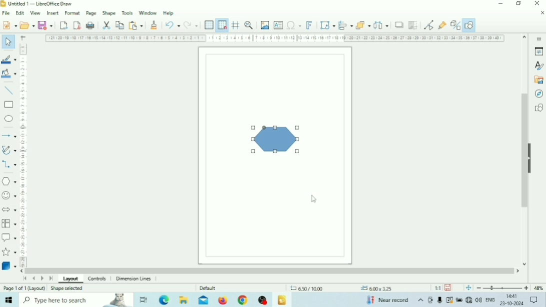 This screenshot has height=307, width=546. Describe the element at coordinates (9, 299) in the screenshot. I see `Windows` at that location.